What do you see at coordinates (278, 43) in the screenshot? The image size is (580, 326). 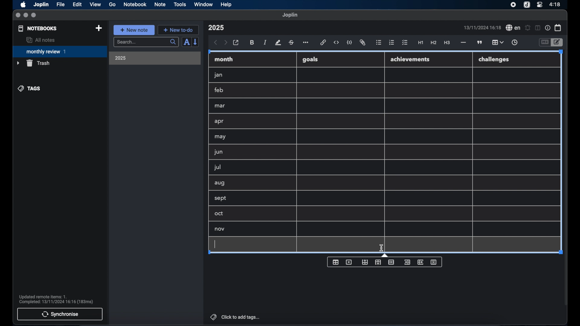 I see `highlight` at bounding box center [278, 43].